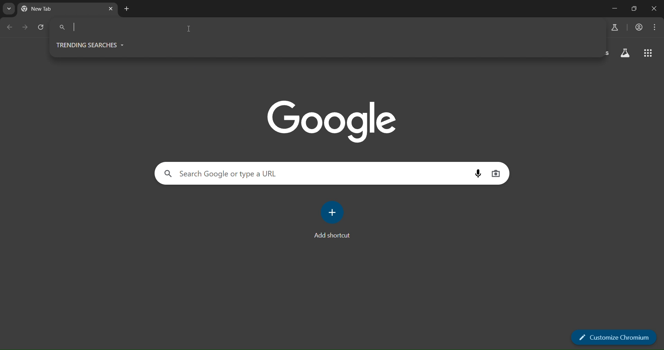 This screenshot has width=664, height=350. Describe the element at coordinates (625, 53) in the screenshot. I see `search labs` at that location.